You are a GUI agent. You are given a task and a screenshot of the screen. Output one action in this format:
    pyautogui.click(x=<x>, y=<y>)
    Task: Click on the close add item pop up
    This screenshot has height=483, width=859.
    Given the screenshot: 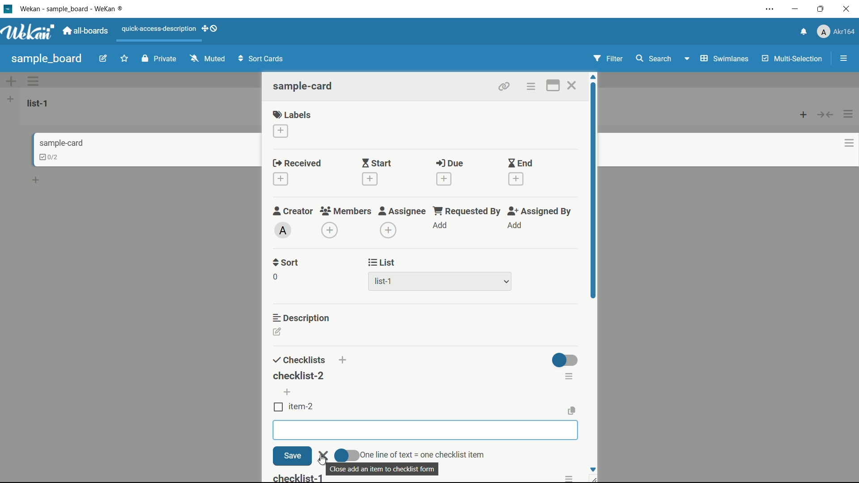 What is the action you would take?
    pyautogui.click(x=385, y=469)
    